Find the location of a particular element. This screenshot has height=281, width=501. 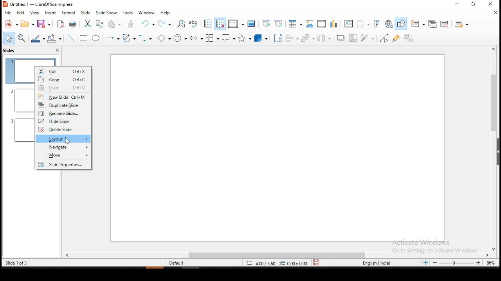

select tool is located at coordinates (9, 39).